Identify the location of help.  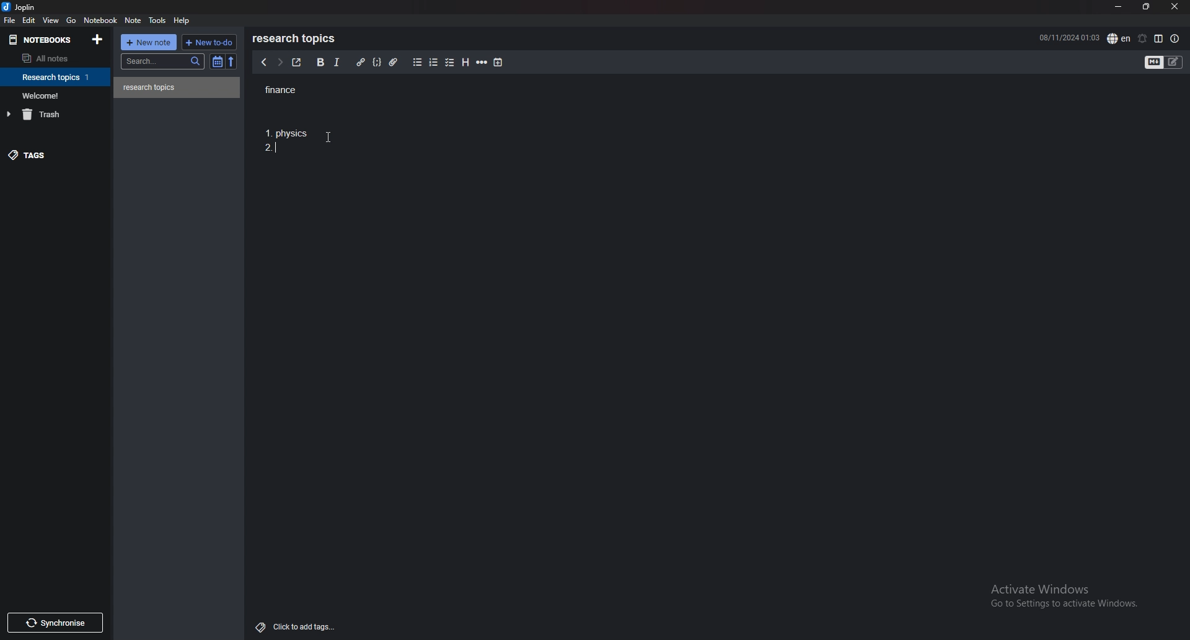
(183, 20).